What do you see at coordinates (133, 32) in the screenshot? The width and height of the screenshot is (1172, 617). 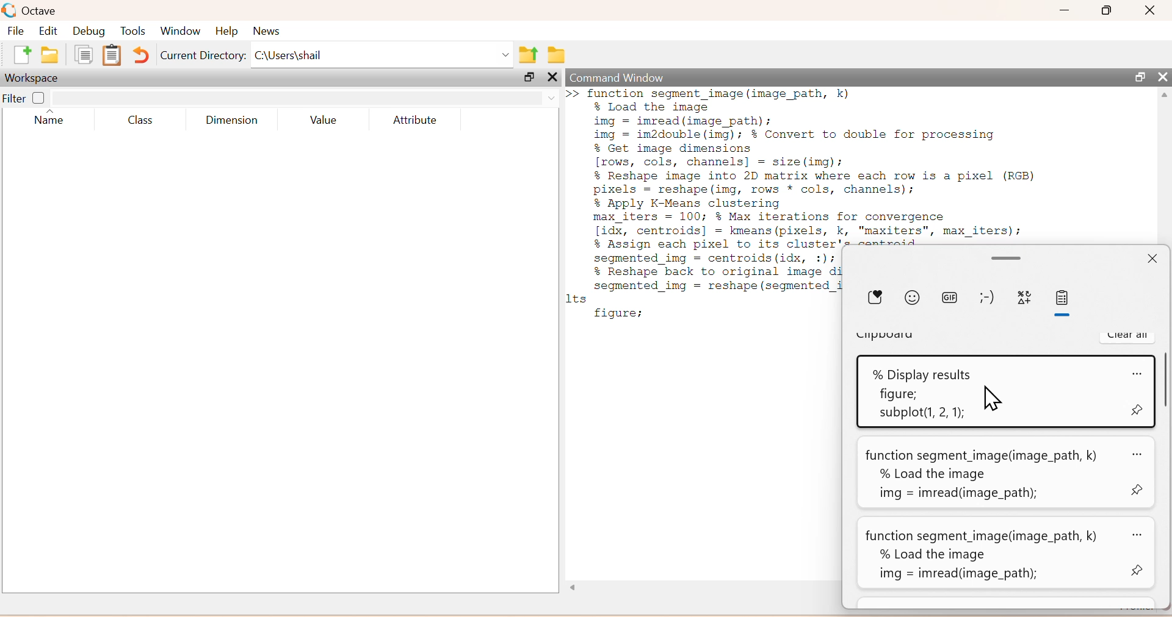 I see `Tools` at bounding box center [133, 32].